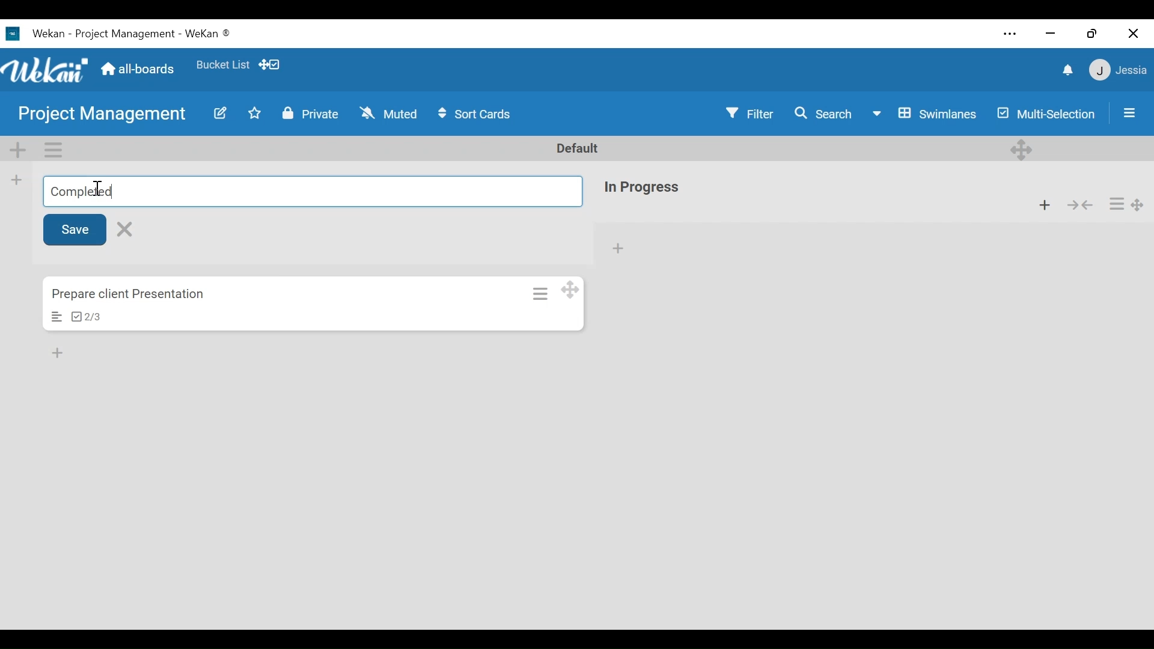 The width and height of the screenshot is (1154, 649). I want to click on Cancel, so click(127, 228).